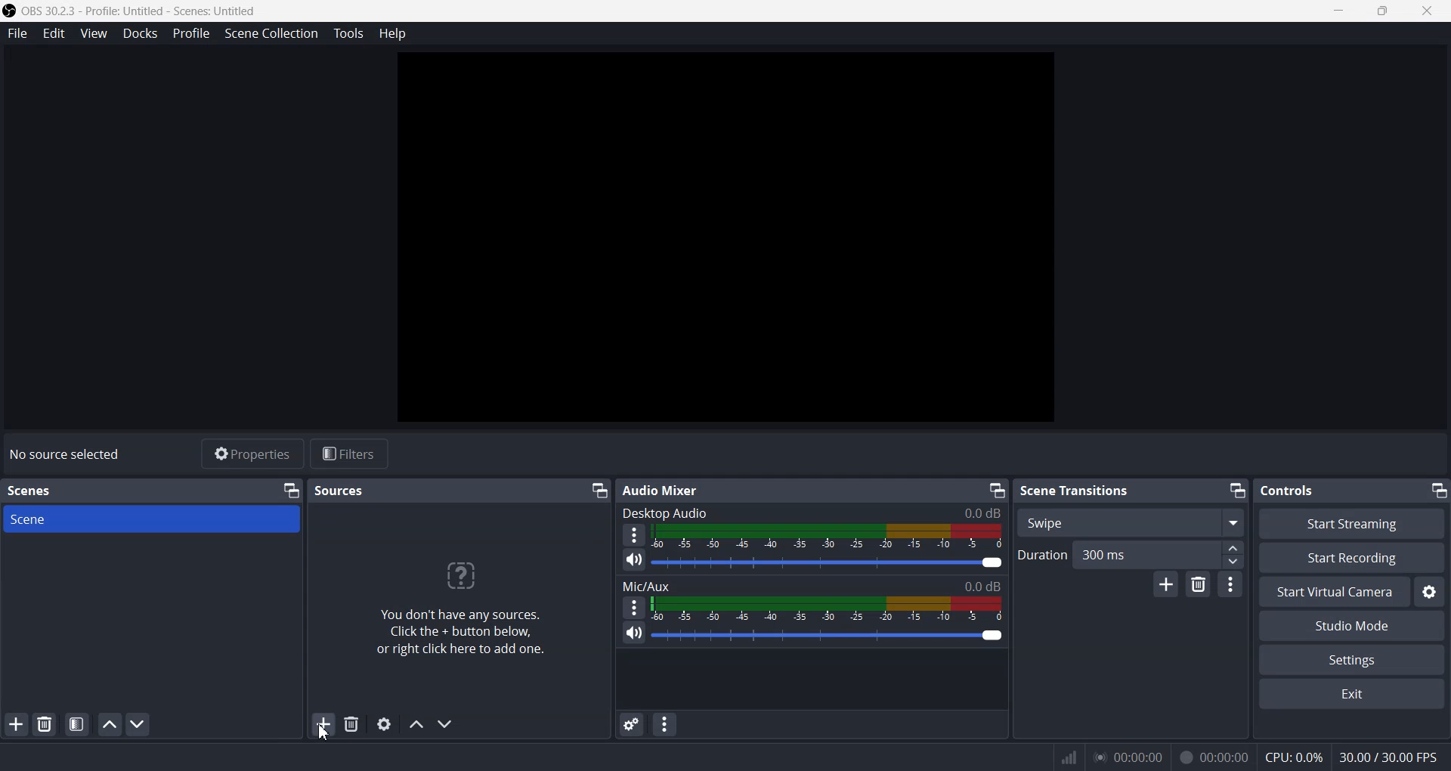 The width and height of the screenshot is (1451, 771). I want to click on Minimize, so click(291, 491).